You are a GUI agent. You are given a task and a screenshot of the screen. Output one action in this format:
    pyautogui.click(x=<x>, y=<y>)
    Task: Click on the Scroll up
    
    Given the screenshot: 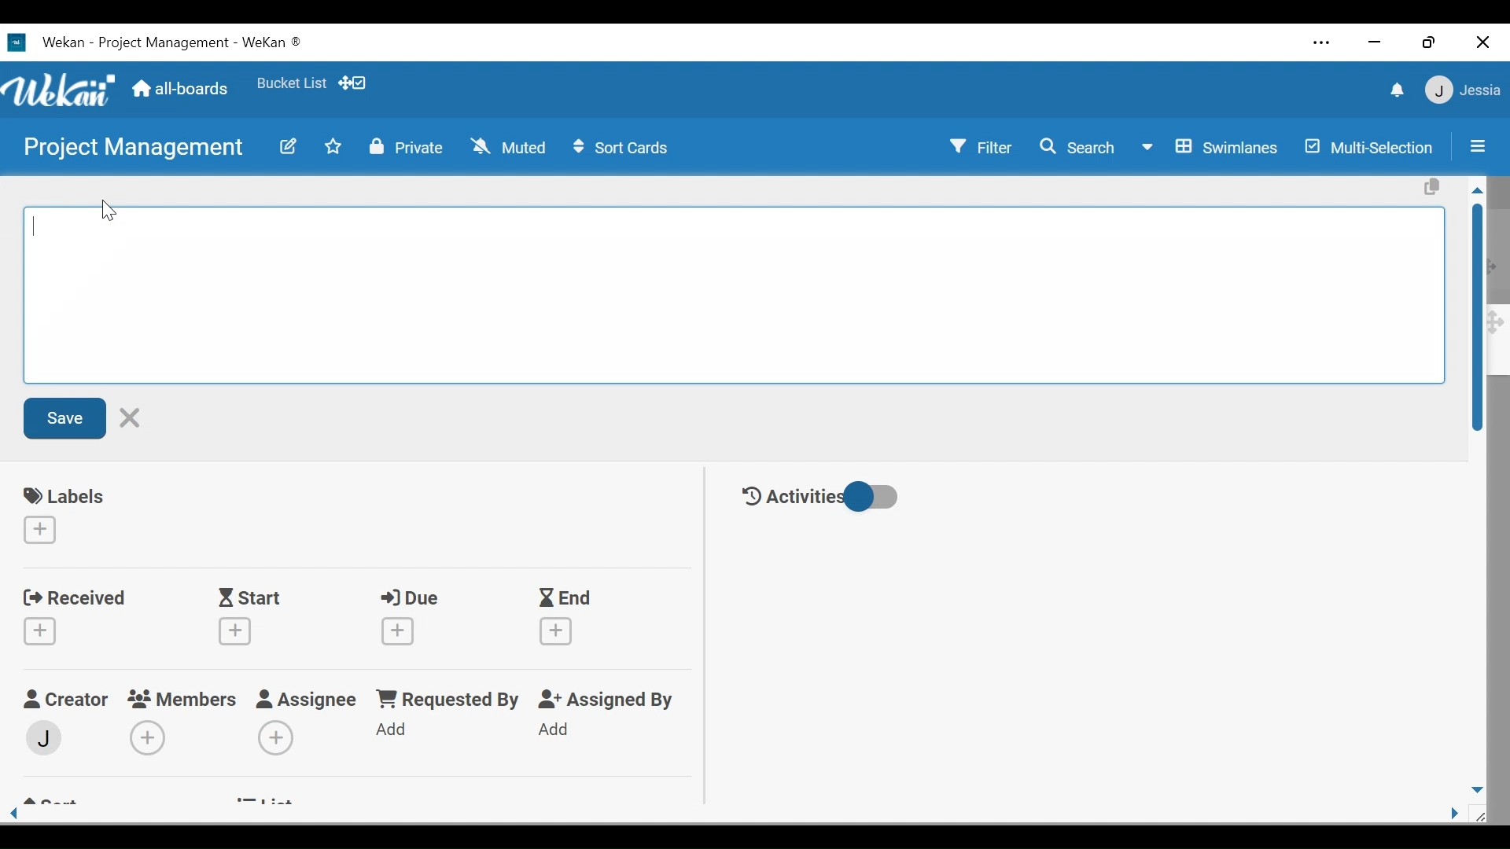 What is the action you would take?
    pyautogui.click(x=1475, y=190)
    